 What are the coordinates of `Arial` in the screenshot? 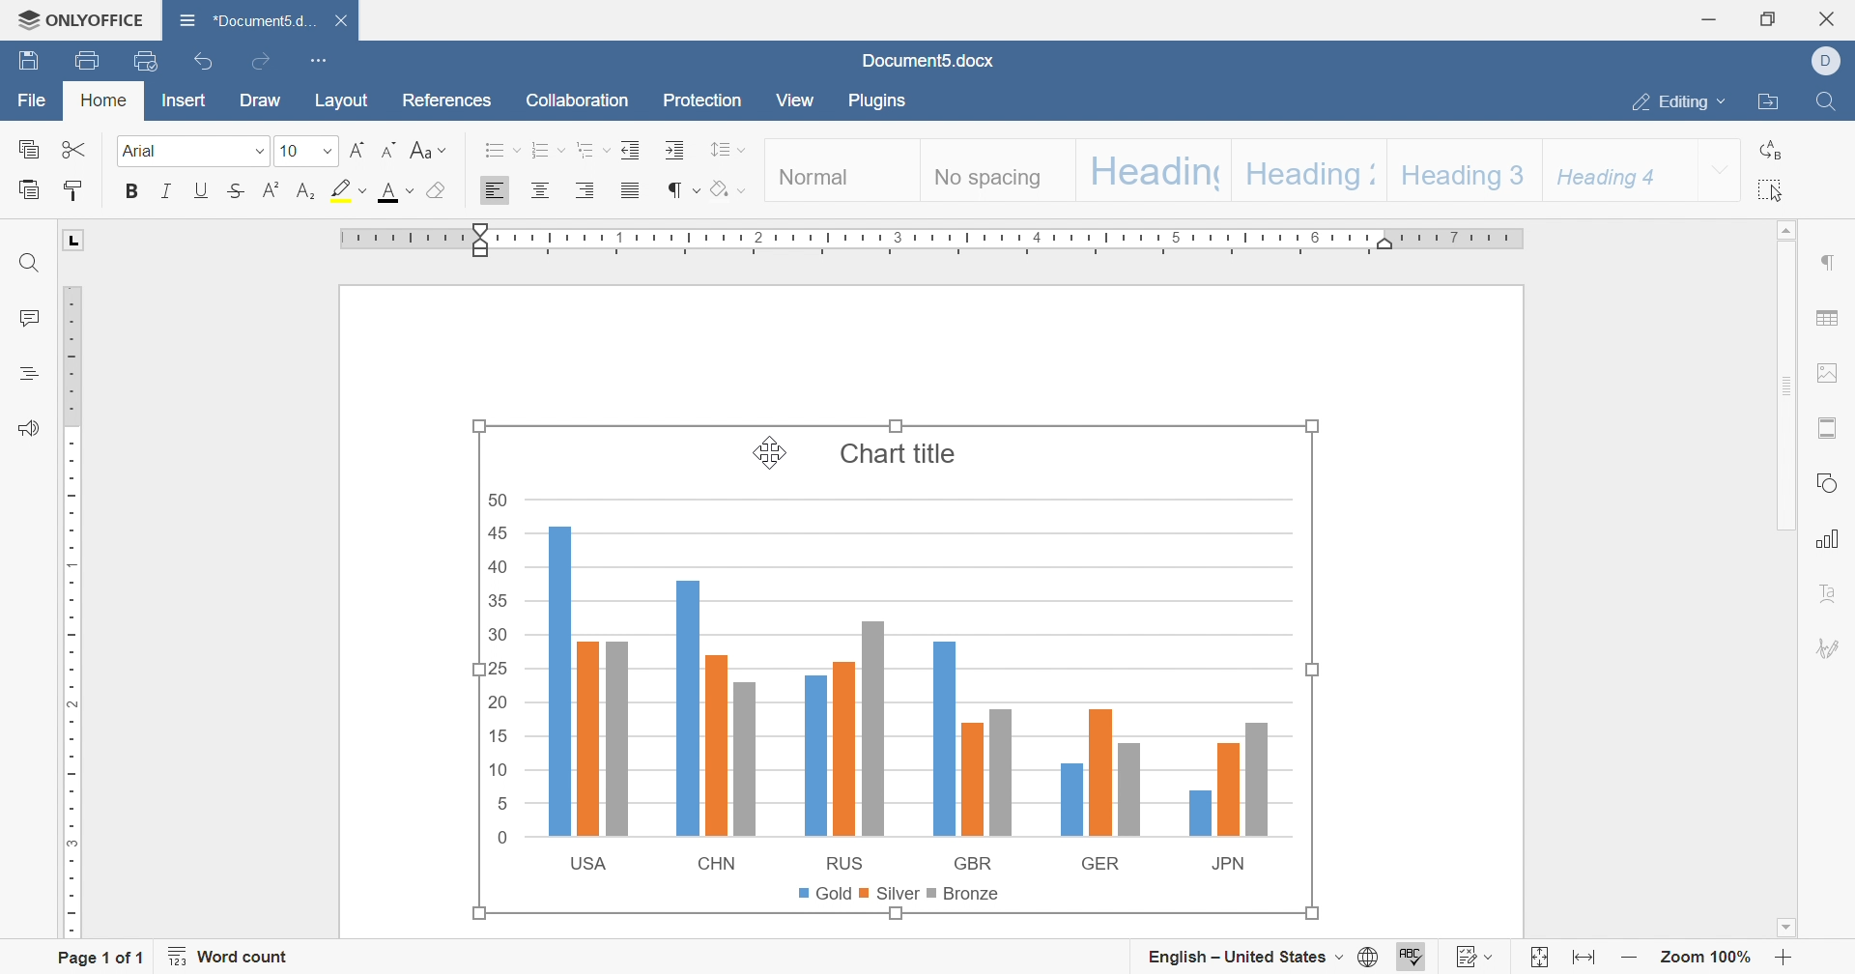 It's located at (145, 152).